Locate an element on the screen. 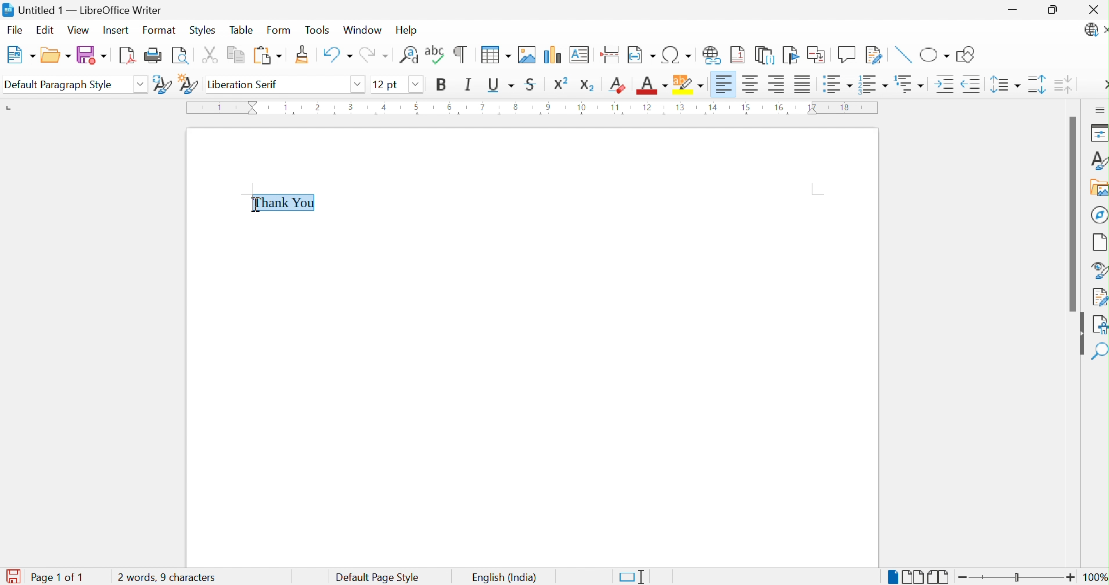 This screenshot has height=585, width=1109. Insert Line is located at coordinates (902, 55).